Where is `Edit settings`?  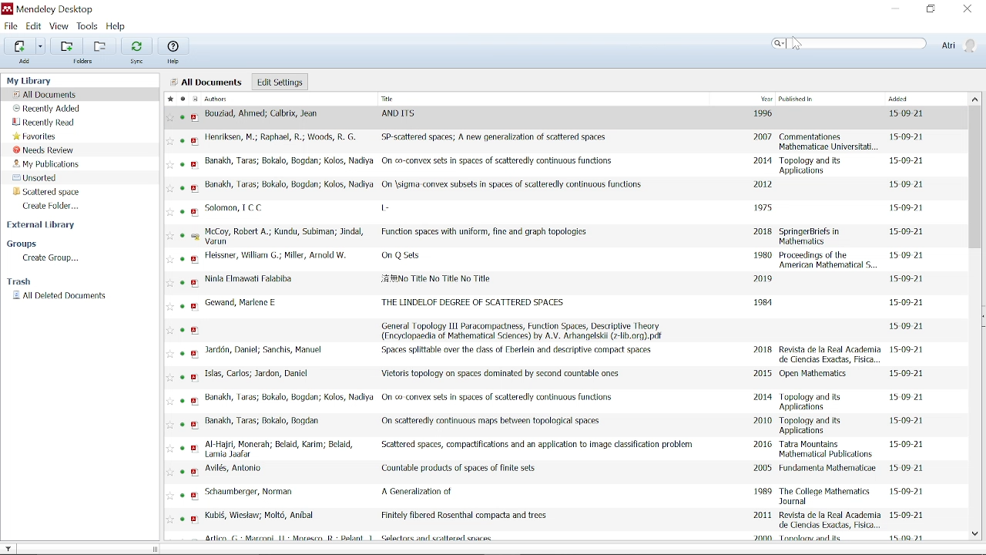
Edit settings is located at coordinates (279, 82).